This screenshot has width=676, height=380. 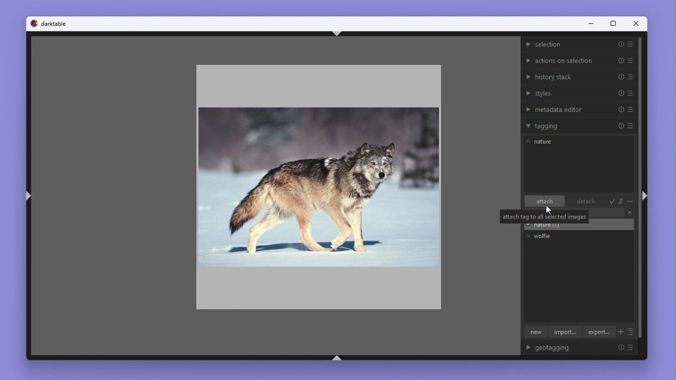 What do you see at coordinates (579, 44) in the screenshot?
I see `Selection` at bounding box center [579, 44].